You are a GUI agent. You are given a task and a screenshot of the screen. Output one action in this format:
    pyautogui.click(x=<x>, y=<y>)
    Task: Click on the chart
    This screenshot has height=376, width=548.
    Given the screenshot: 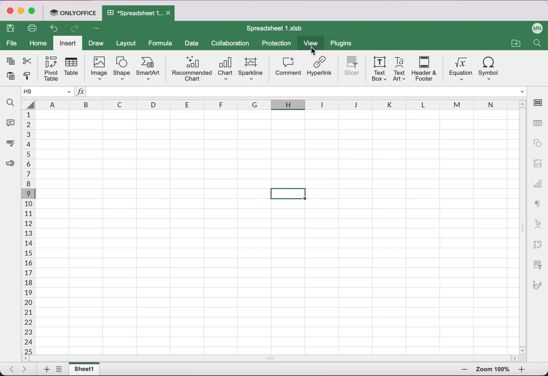 What is the action you would take?
    pyautogui.click(x=225, y=68)
    